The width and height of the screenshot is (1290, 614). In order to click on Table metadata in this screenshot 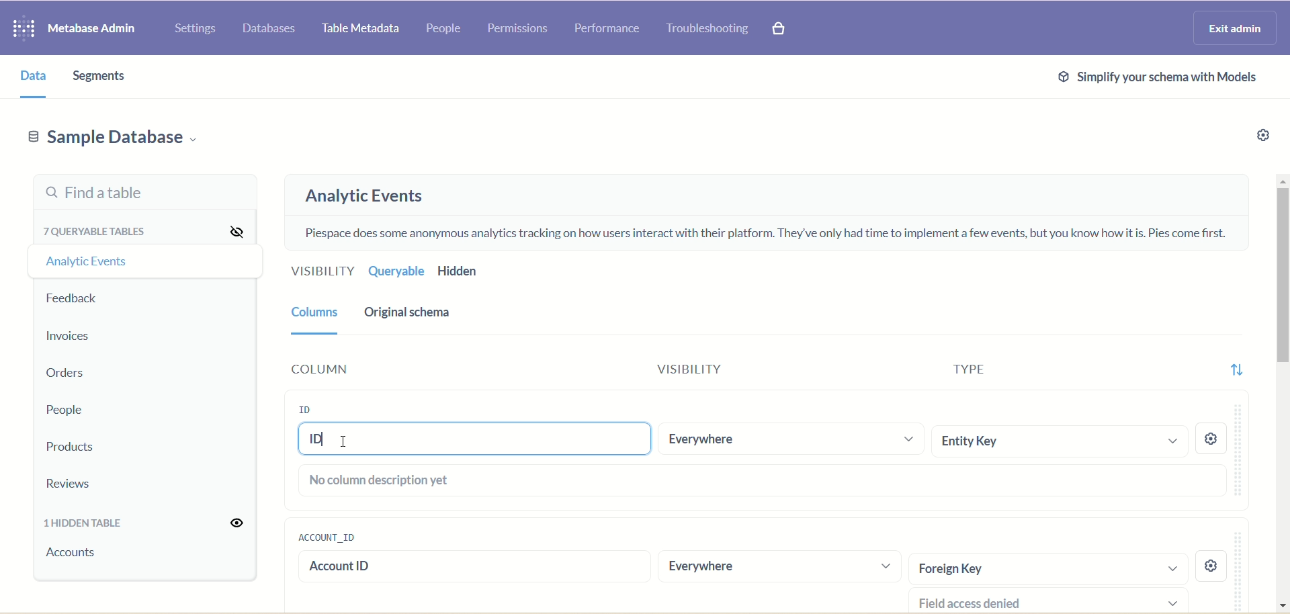, I will do `click(362, 29)`.